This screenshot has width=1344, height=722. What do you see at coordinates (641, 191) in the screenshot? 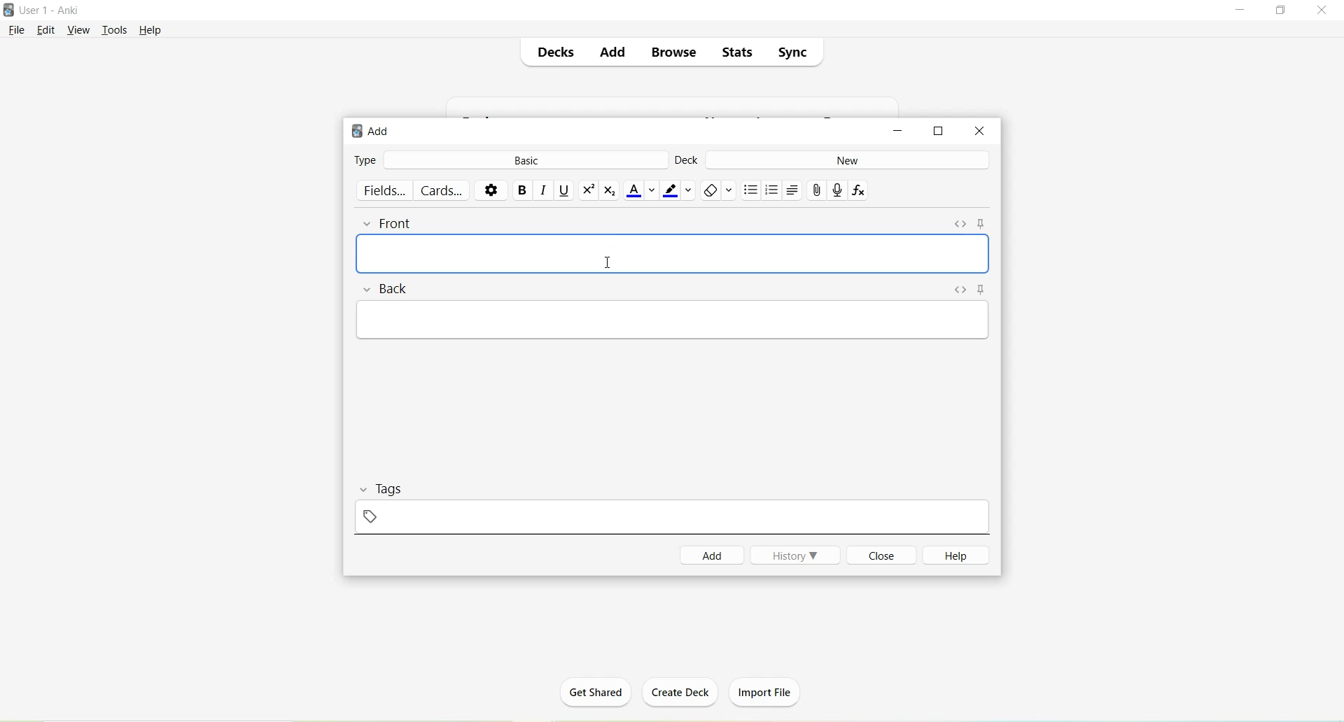
I see `Text color` at bounding box center [641, 191].